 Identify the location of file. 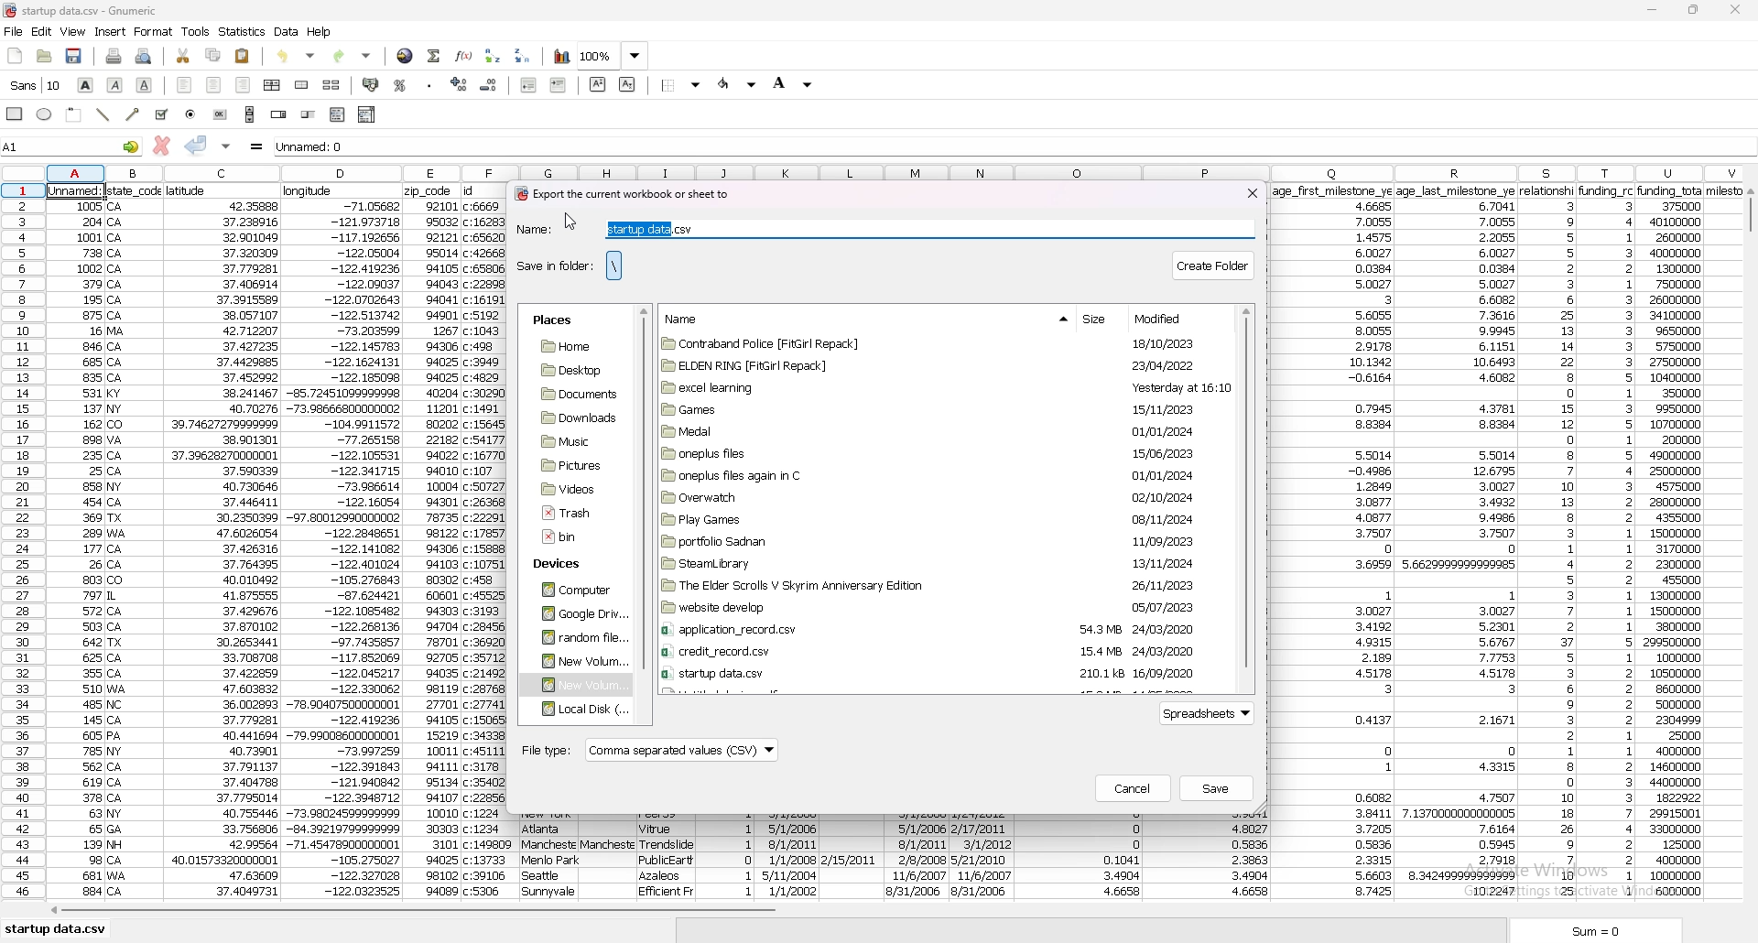
(14, 32).